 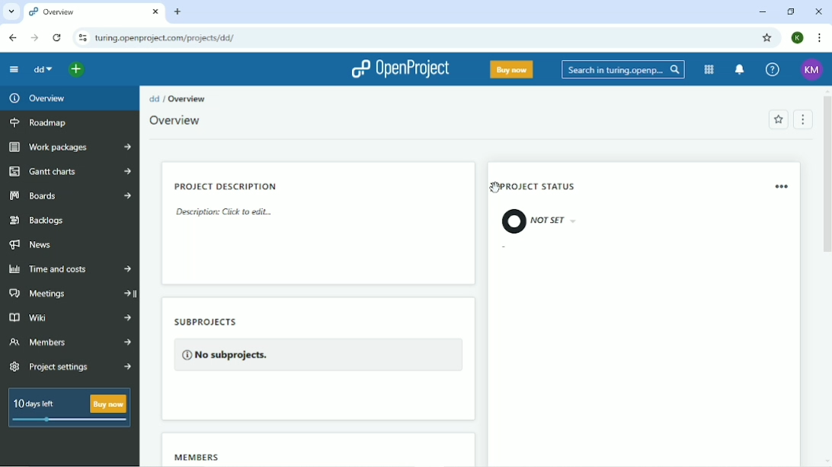 I want to click on Add to favorites, so click(x=779, y=120).